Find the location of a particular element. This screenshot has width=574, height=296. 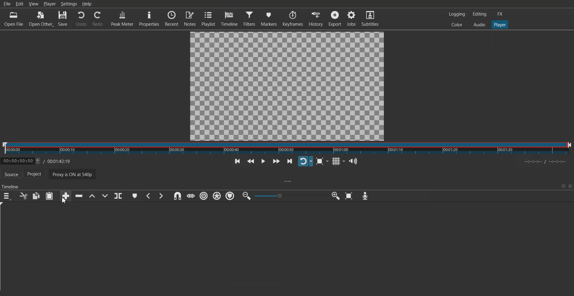

Add marker is located at coordinates (135, 196).